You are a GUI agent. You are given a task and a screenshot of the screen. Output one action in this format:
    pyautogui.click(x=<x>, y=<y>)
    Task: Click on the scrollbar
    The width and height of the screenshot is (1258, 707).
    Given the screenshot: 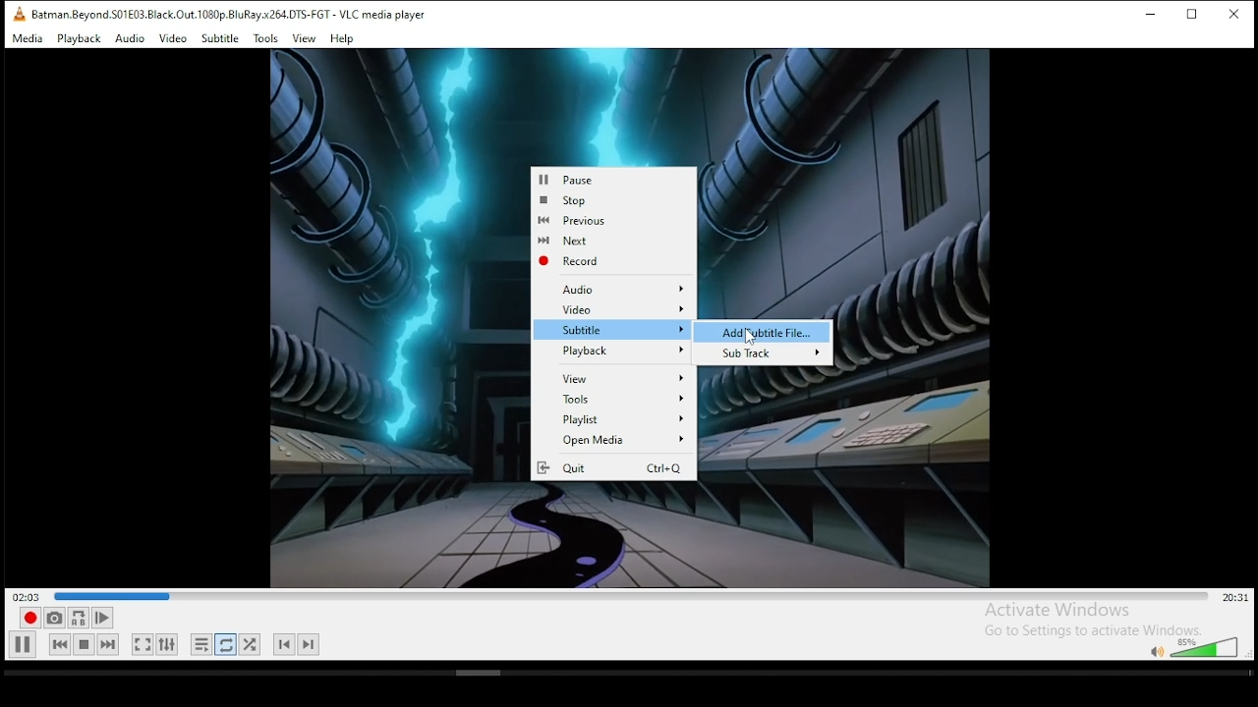 What is the action you would take?
    pyautogui.click(x=626, y=675)
    